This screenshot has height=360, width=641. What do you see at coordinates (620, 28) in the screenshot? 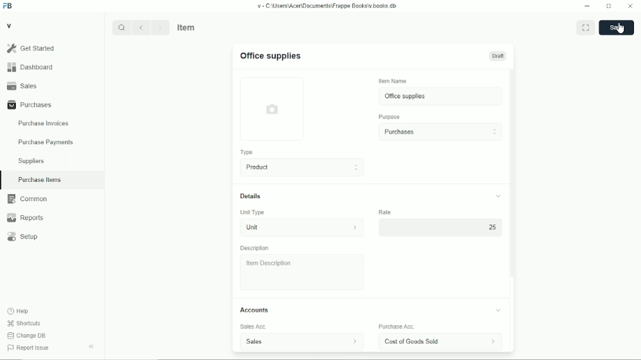
I see `cursor` at bounding box center [620, 28].